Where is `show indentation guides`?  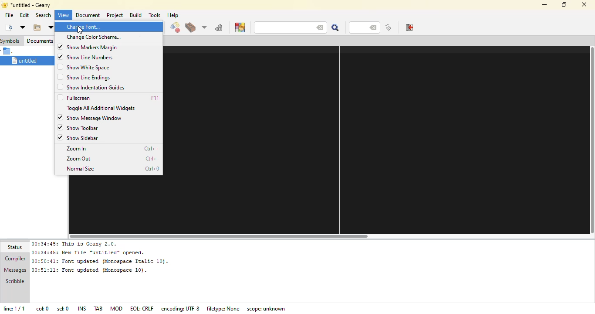
show indentation guides is located at coordinates (98, 88).